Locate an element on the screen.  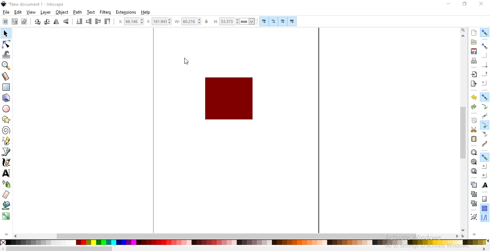
zoom to fit page is located at coordinates (473, 171).